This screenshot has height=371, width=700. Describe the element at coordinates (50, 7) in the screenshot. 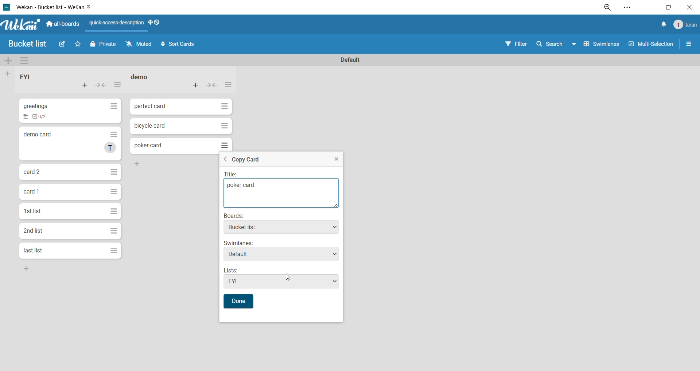

I see `Wekan - Bucket list - WeKan` at that location.